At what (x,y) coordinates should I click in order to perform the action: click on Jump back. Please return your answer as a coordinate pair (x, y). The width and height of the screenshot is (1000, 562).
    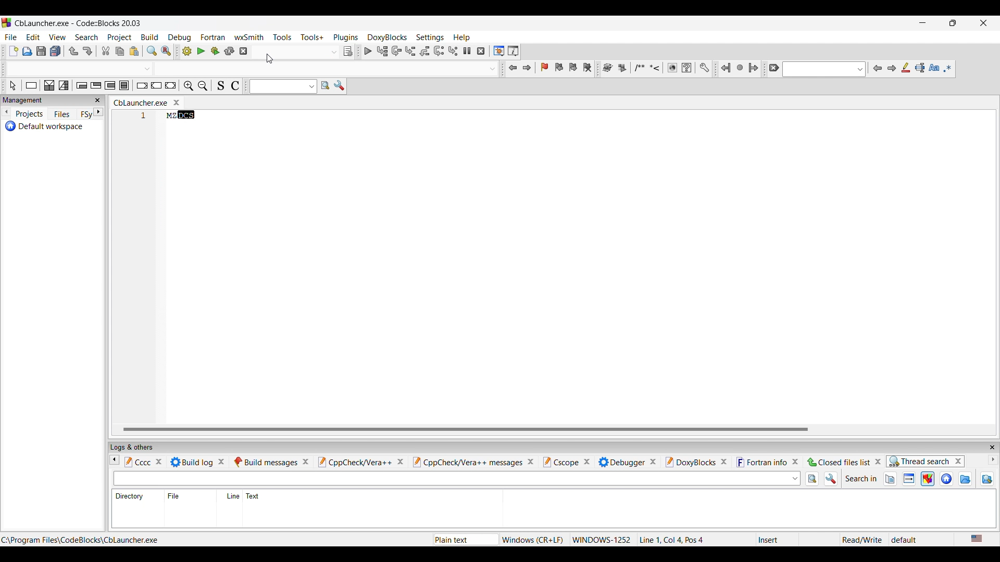
    Looking at the image, I should click on (726, 68).